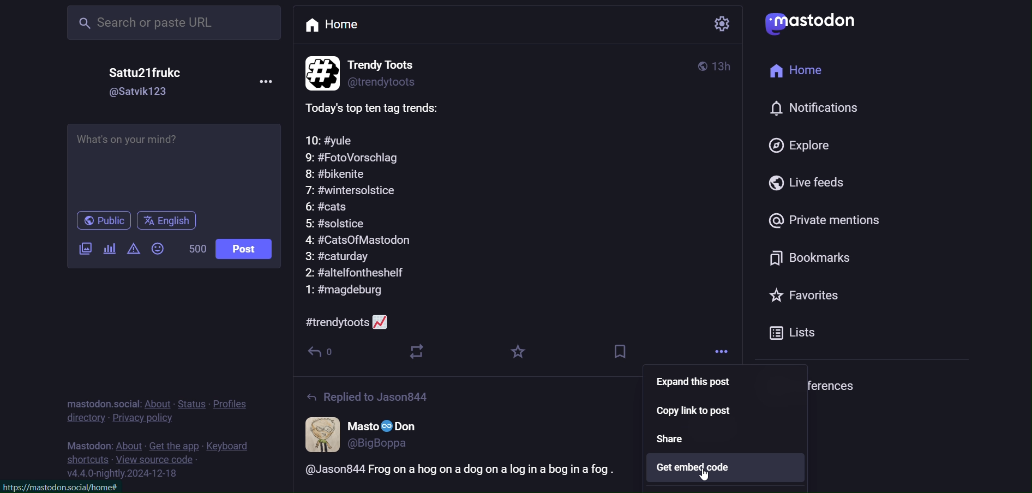  Describe the element at coordinates (819, 25) in the screenshot. I see `logo` at that location.